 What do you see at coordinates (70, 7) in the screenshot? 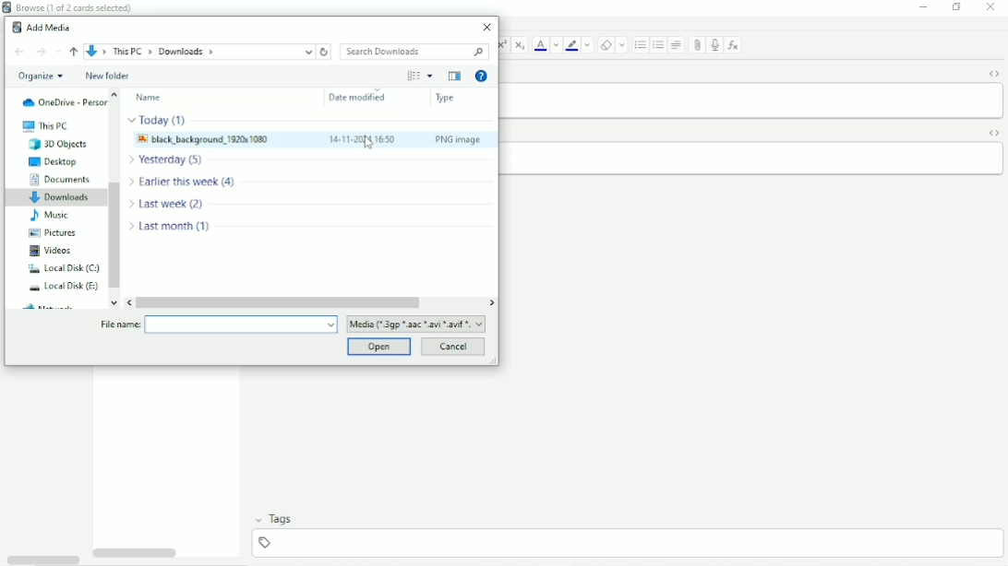
I see `Browse ` at bounding box center [70, 7].